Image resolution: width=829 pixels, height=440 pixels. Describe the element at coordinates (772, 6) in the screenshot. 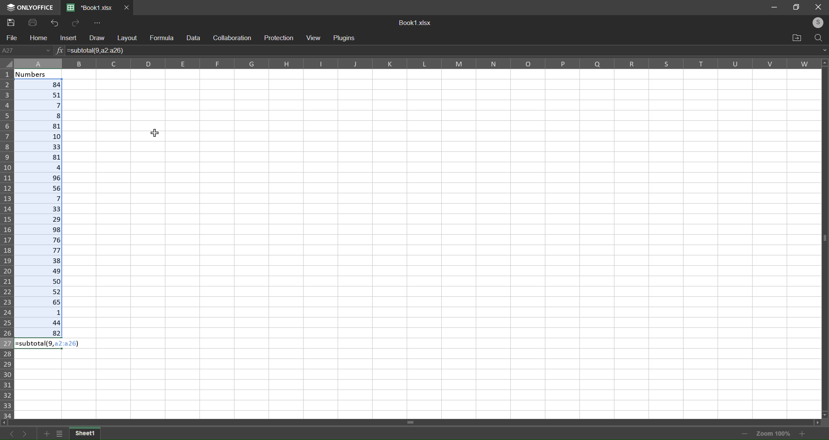

I see `minimize` at that location.